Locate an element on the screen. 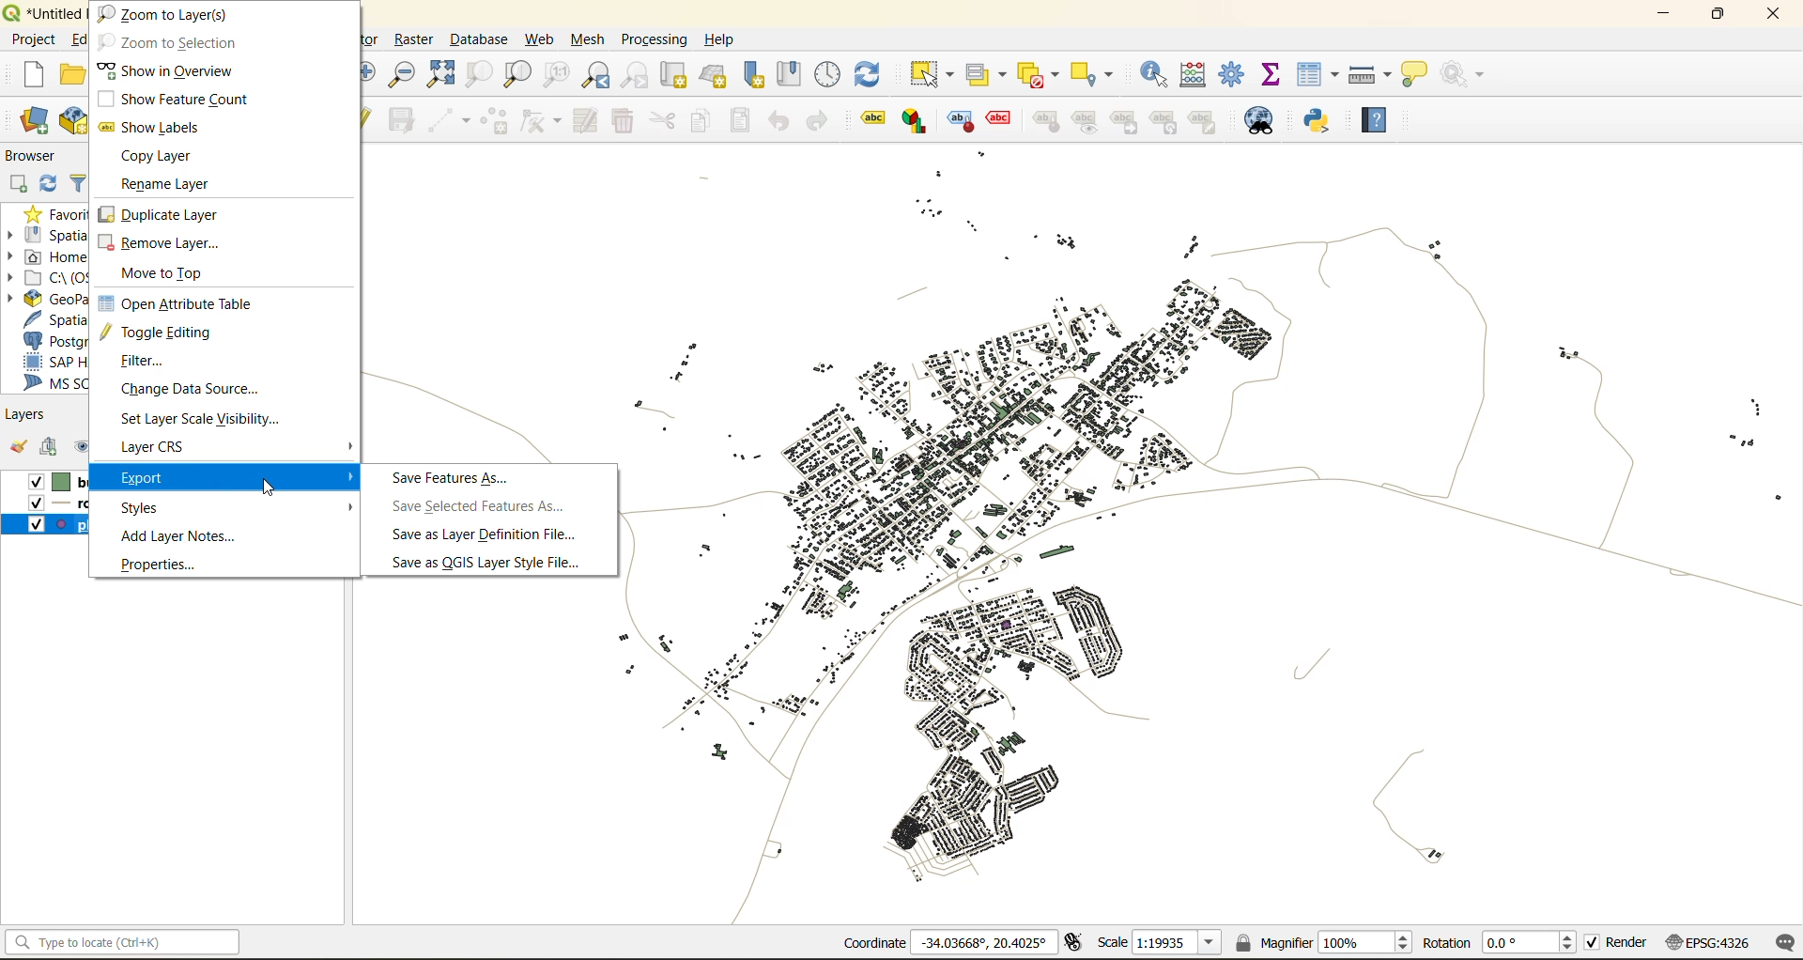 Image resolution: width=1803 pixels, height=960 pixels. modify is located at coordinates (588, 121).